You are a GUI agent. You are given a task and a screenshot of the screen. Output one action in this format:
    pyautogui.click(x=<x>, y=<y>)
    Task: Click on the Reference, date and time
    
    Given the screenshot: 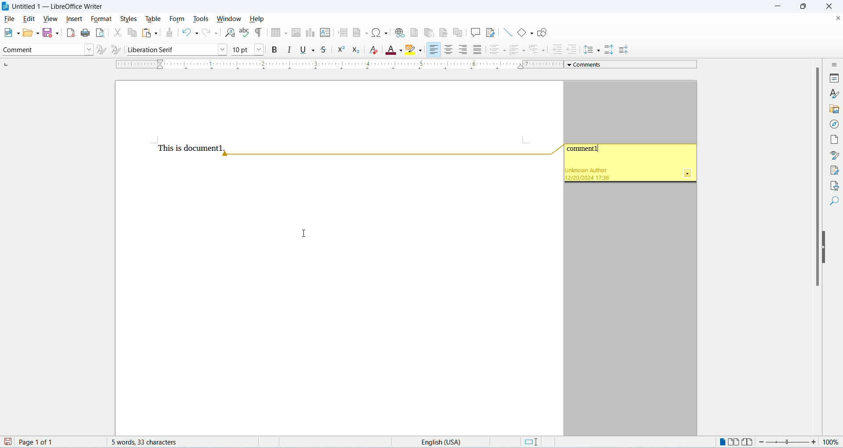 What is the action you would take?
    pyautogui.click(x=594, y=174)
    